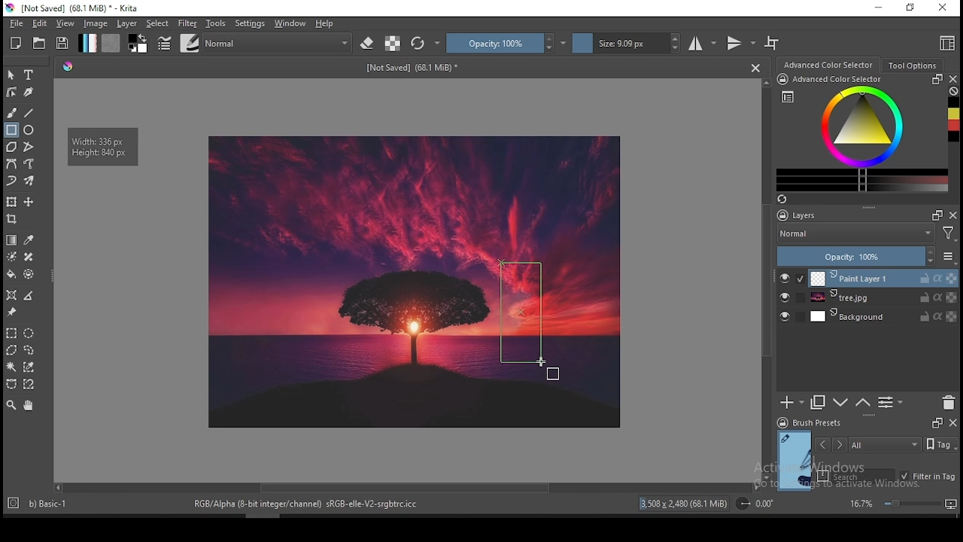 Image resolution: width=963 pixels, height=542 pixels. Describe the element at coordinates (163, 42) in the screenshot. I see `brush settings` at that location.